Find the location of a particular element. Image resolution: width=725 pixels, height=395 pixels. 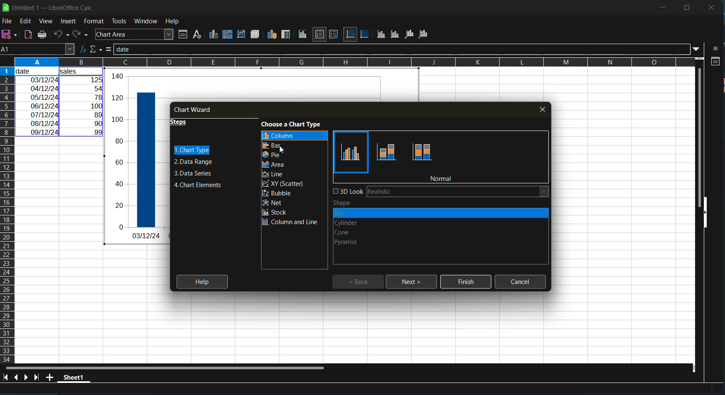

horizontal grids is located at coordinates (350, 34).